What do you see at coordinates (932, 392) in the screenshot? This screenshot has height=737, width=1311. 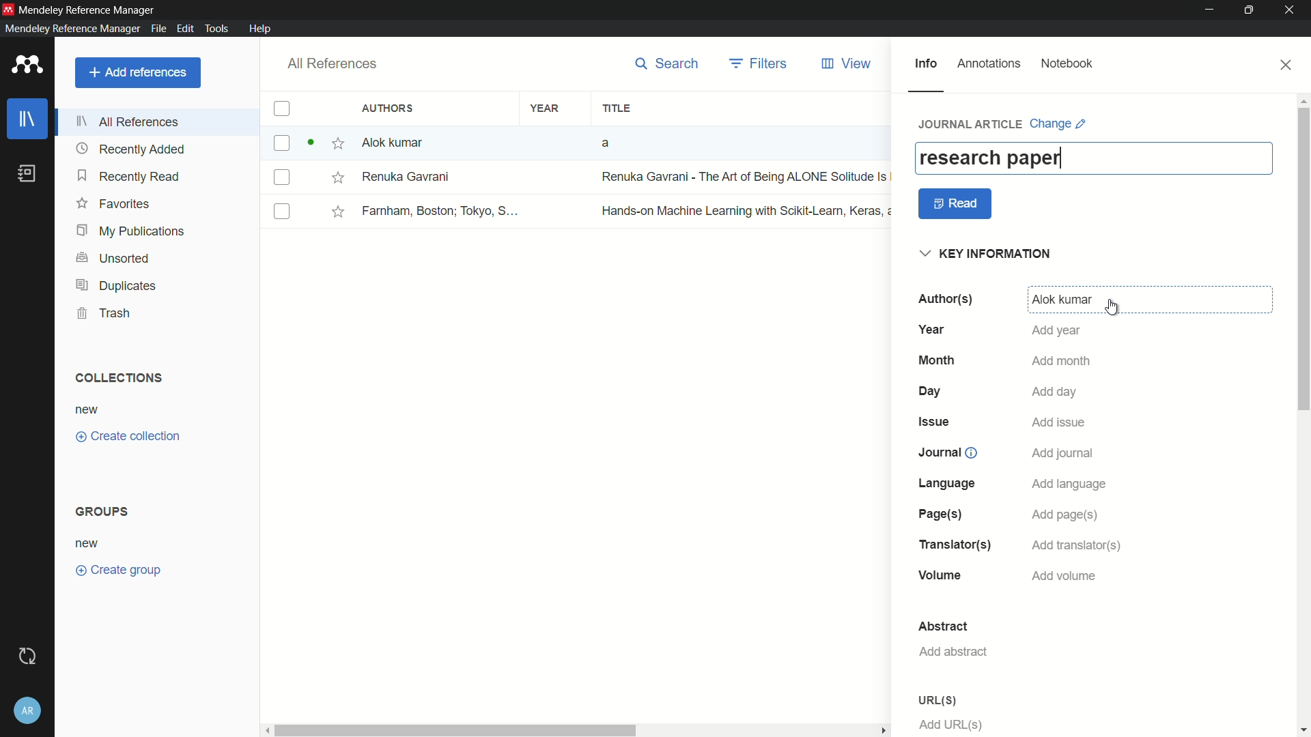 I see `day` at bounding box center [932, 392].